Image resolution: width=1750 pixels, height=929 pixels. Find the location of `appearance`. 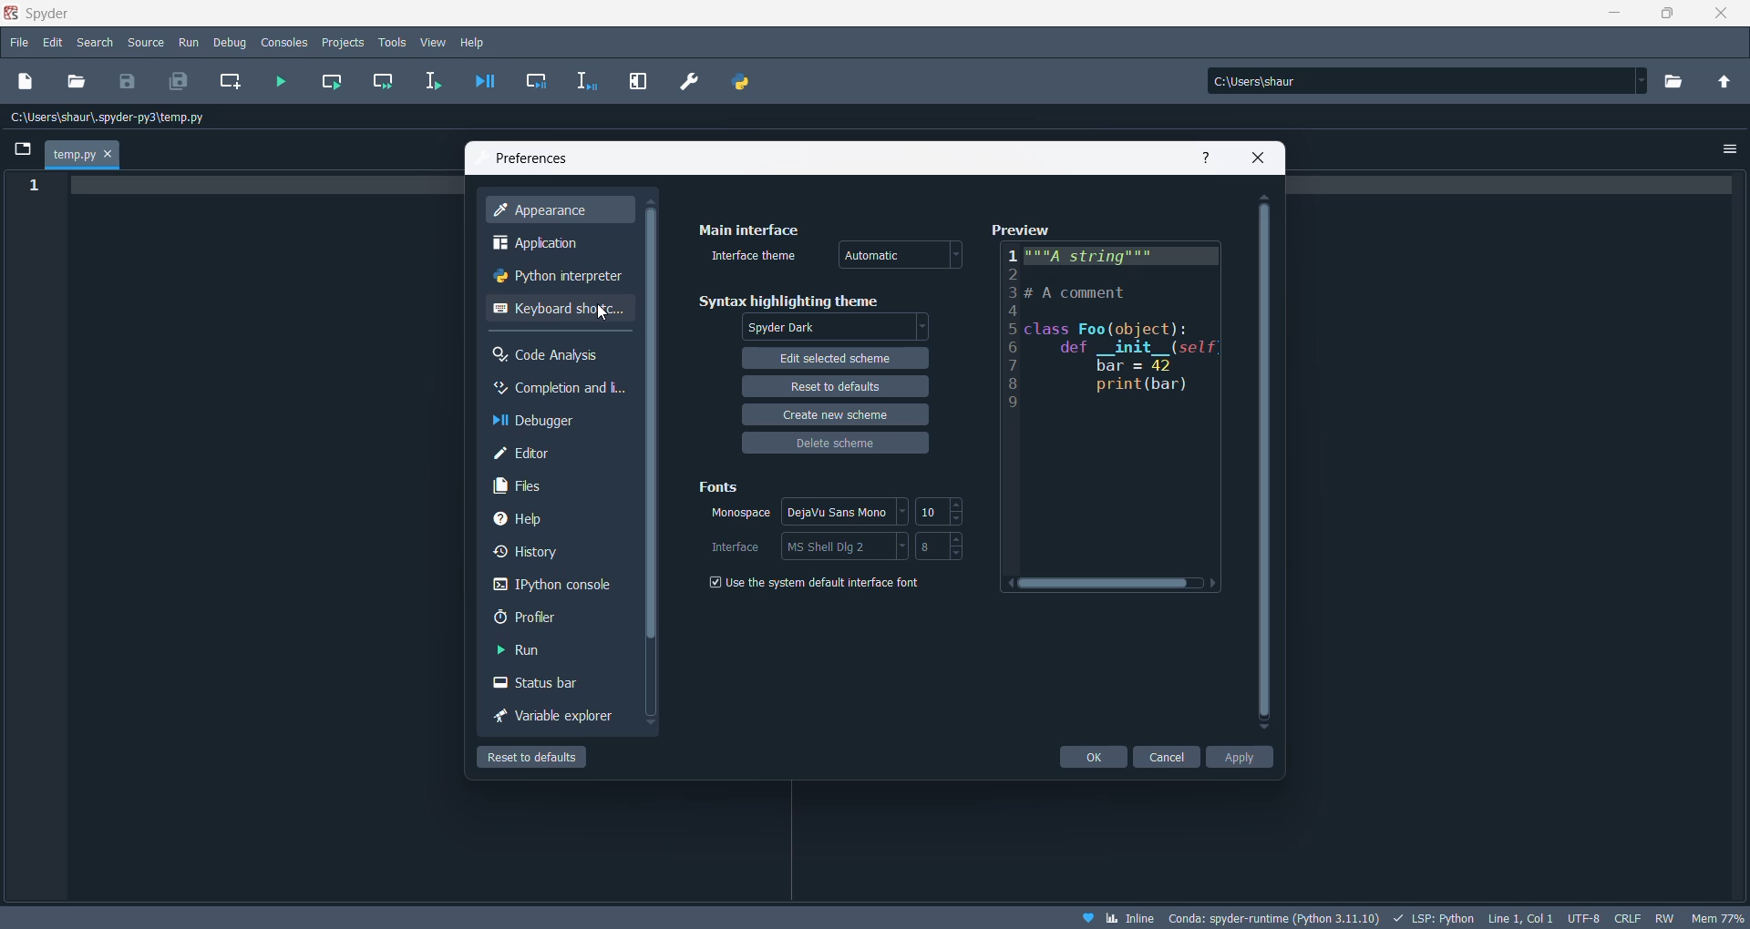

appearance is located at coordinates (555, 211).